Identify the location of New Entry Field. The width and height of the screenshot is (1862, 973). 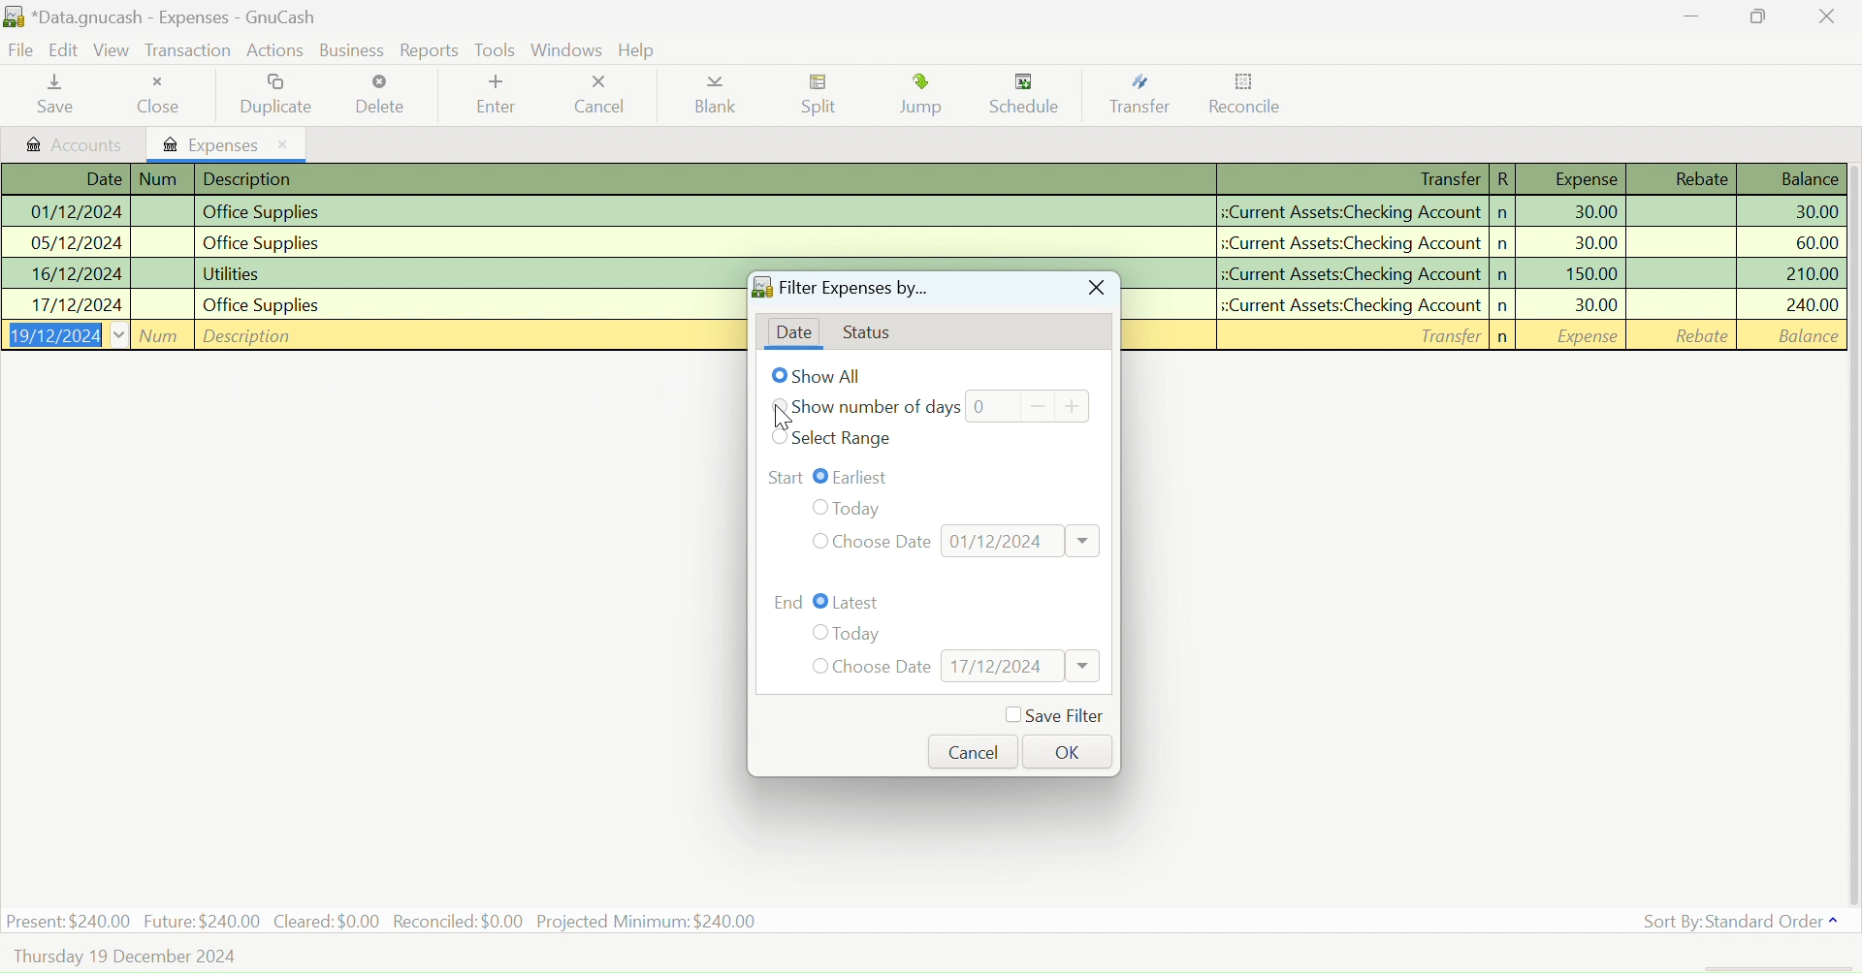
(1491, 334).